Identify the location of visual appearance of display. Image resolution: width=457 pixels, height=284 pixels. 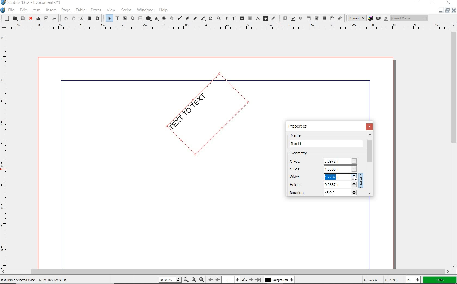
(409, 18).